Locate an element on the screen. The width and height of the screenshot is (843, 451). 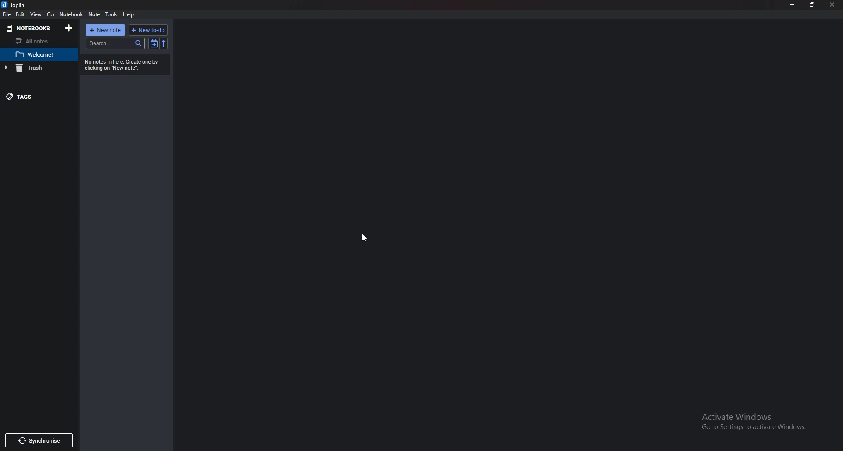
help is located at coordinates (131, 14).